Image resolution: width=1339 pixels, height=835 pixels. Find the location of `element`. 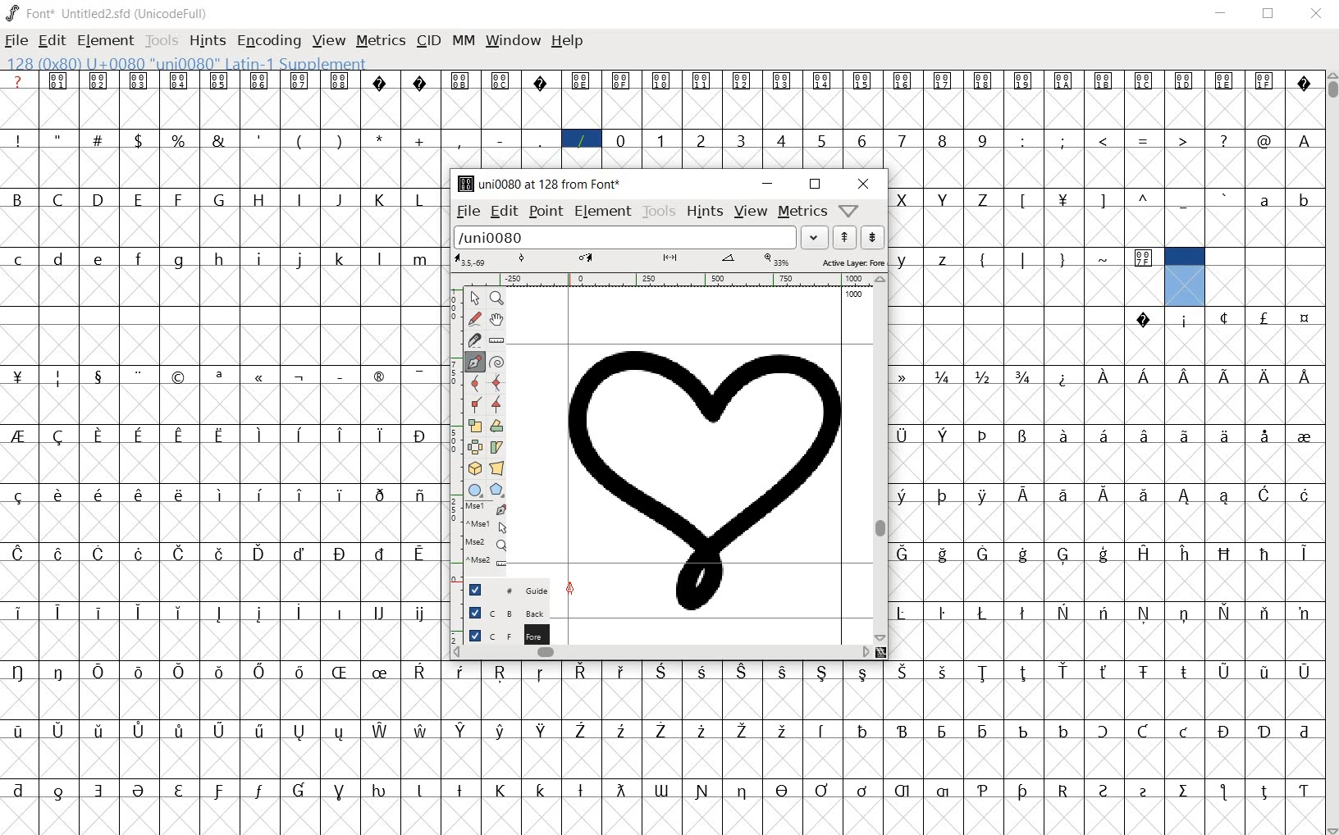

element is located at coordinates (602, 212).